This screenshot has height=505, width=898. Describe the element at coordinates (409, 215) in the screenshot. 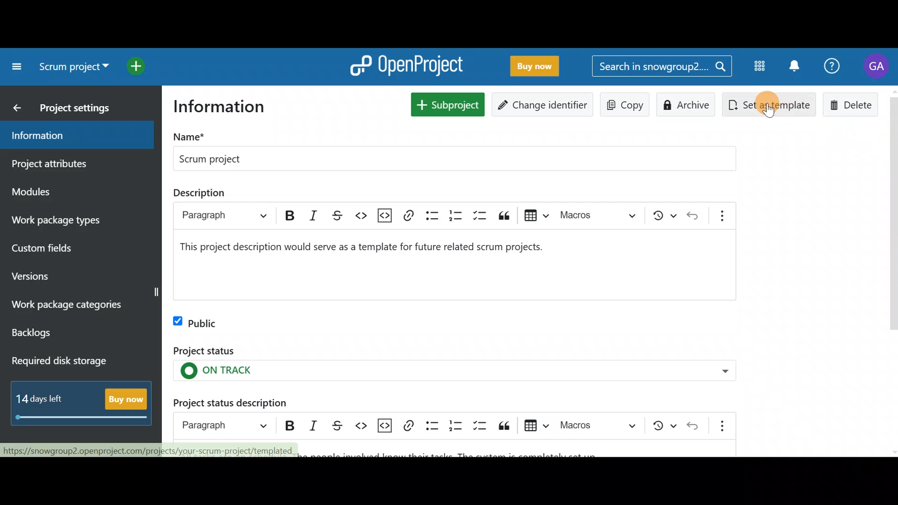

I see `link` at that location.